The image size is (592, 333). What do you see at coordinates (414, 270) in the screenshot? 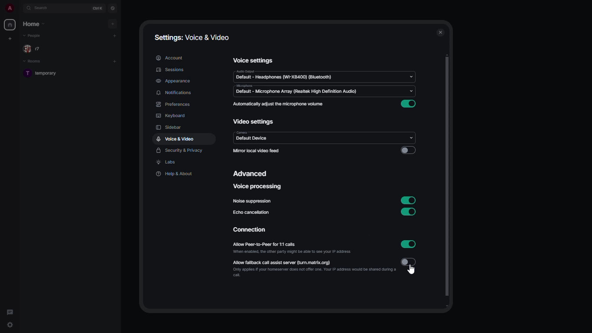
I see `cursor` at bounding box center [414, 270].